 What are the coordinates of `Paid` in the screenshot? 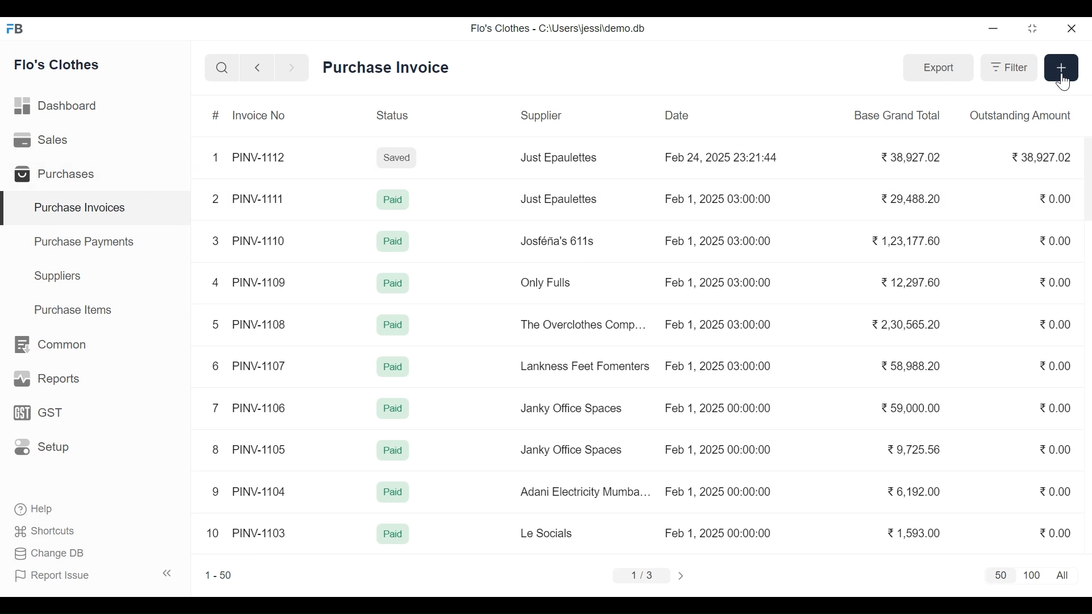 It's located at (393, 409).